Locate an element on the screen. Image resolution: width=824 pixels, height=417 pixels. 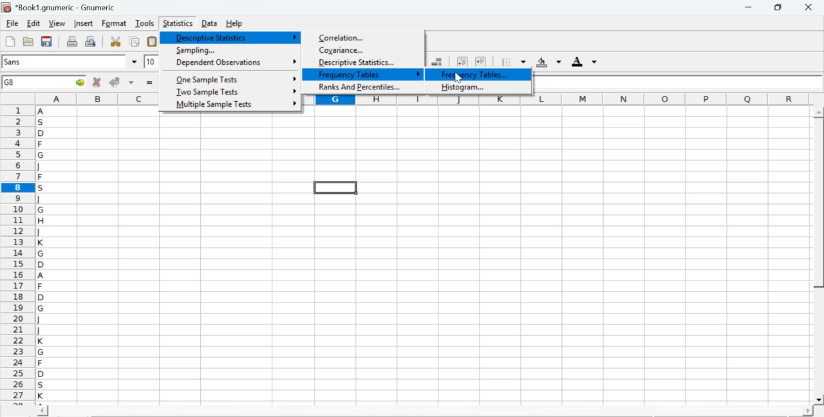
tools is located at coordinates (145, 23).